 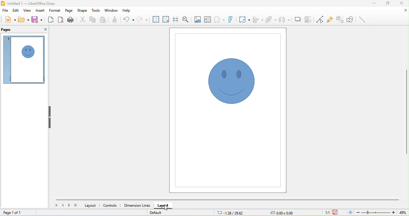 What do you see at coordinates (228, 200) in the screenshot?
I see `horizontal scroll bar` at bounding box center [228, 200].